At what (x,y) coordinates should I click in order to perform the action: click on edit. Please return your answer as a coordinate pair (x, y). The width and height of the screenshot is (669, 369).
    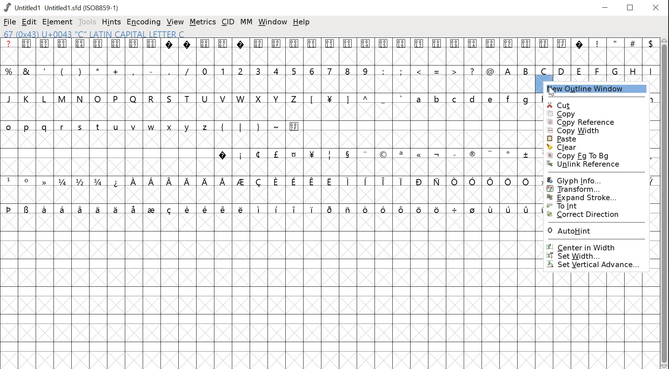
    Looking at the image, I should click on (29, 22).